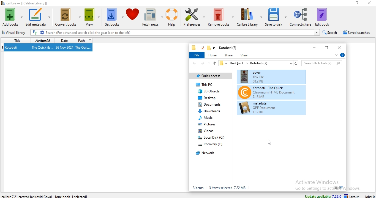  What do you see at coordinates (93, 17) in the screenshot?
I see `view` at bounding box center [93, 17].